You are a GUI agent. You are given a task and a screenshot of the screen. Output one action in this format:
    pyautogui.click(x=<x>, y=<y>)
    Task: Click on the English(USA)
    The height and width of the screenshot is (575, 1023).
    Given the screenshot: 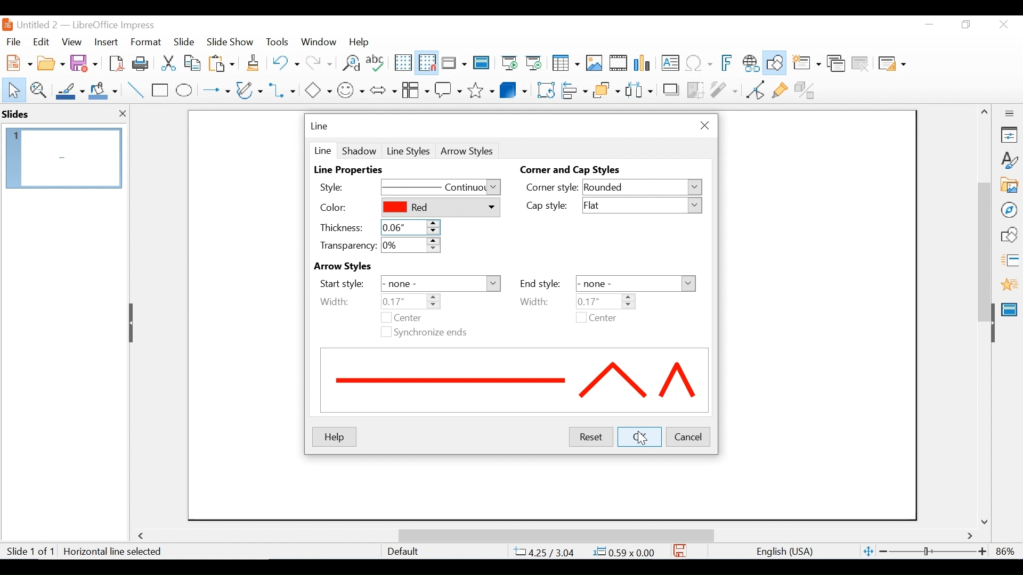 What is the action you would take?
    pyautogui.click(x=780, y=552)
    